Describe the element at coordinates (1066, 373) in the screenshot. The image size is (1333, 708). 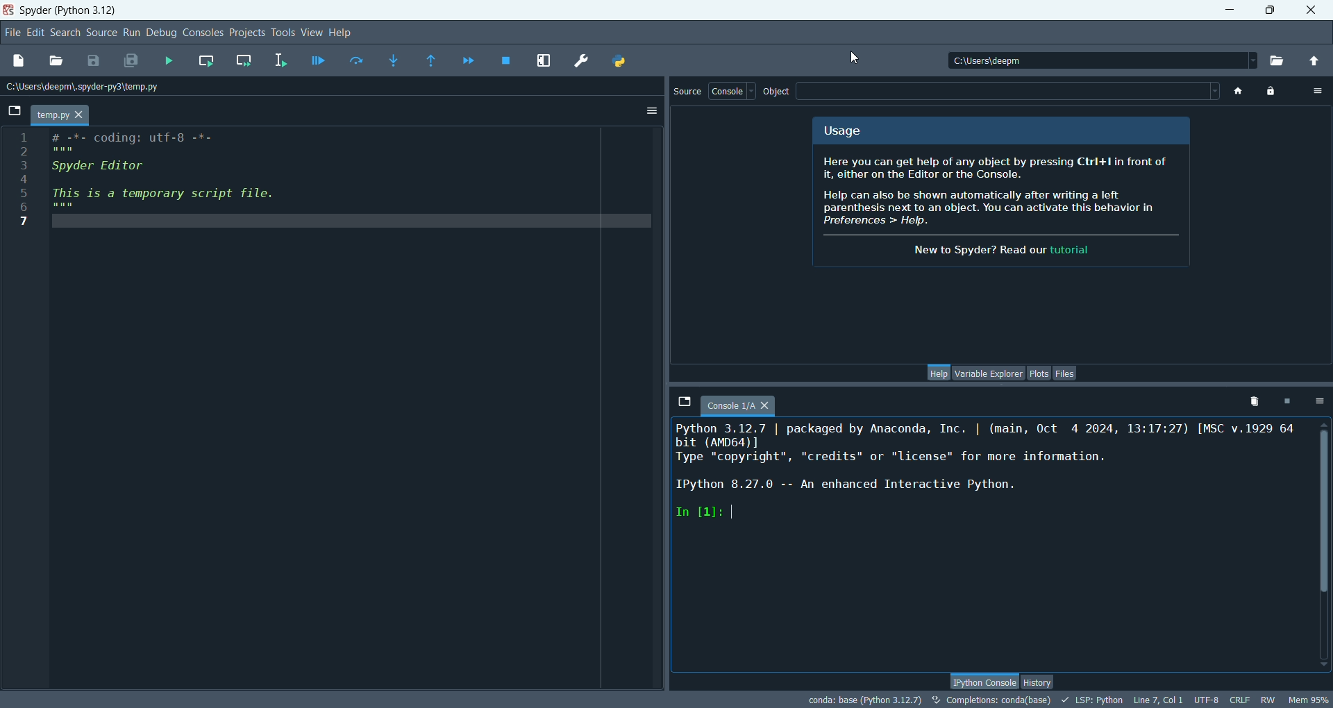
I see `files` at that location.